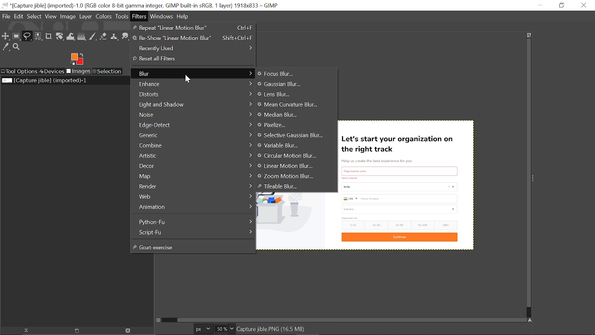 The width and height of the screenshot is (595, 335). Describe the element at coordinates (122, 17) in the screenshot. I see `Tools` at that location.